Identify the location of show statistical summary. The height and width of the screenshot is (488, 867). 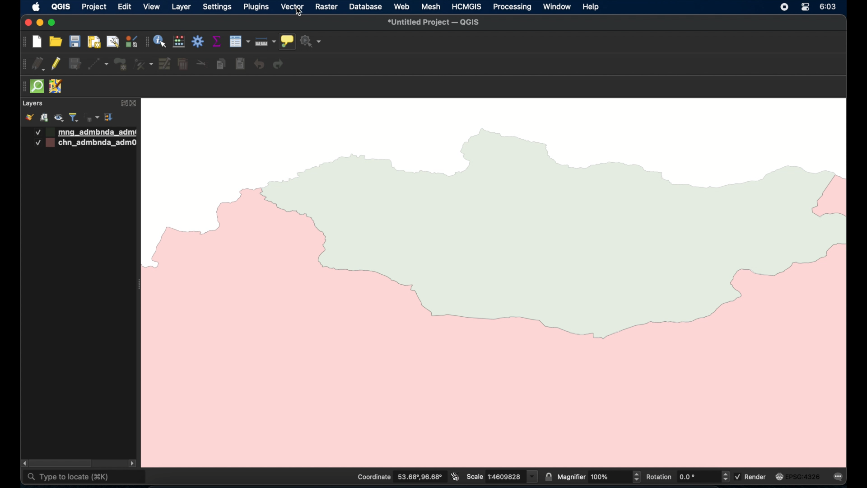
(217, 41).